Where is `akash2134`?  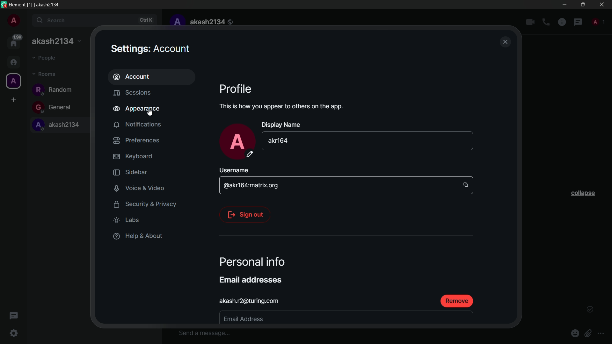 akash2134 is located at coordinates (60, 125).